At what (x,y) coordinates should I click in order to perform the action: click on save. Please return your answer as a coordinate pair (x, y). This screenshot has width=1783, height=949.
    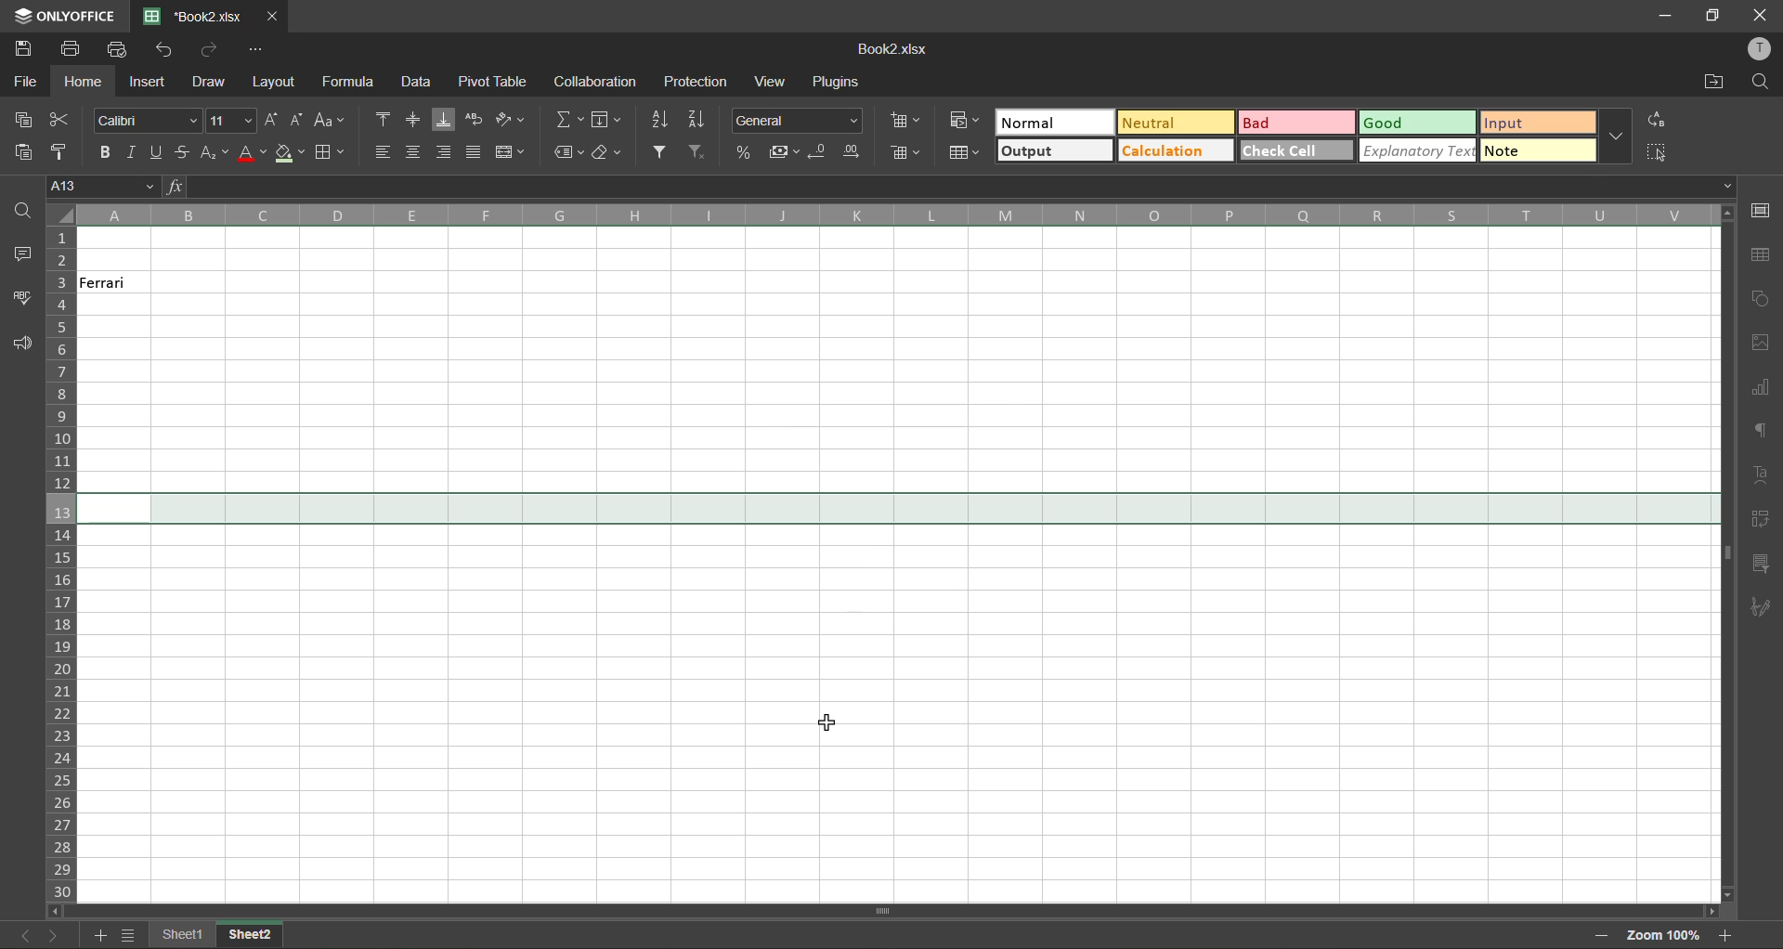
    Looking at the image, I should click on (21, 49).